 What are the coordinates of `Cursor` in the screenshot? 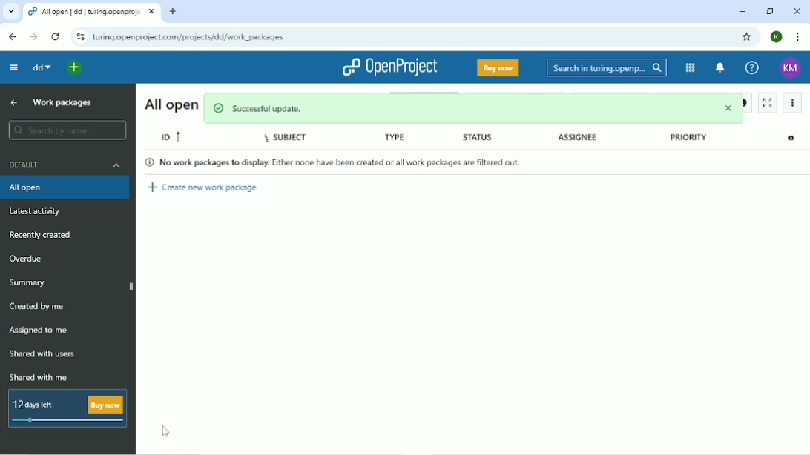 It's located at (165, 431).